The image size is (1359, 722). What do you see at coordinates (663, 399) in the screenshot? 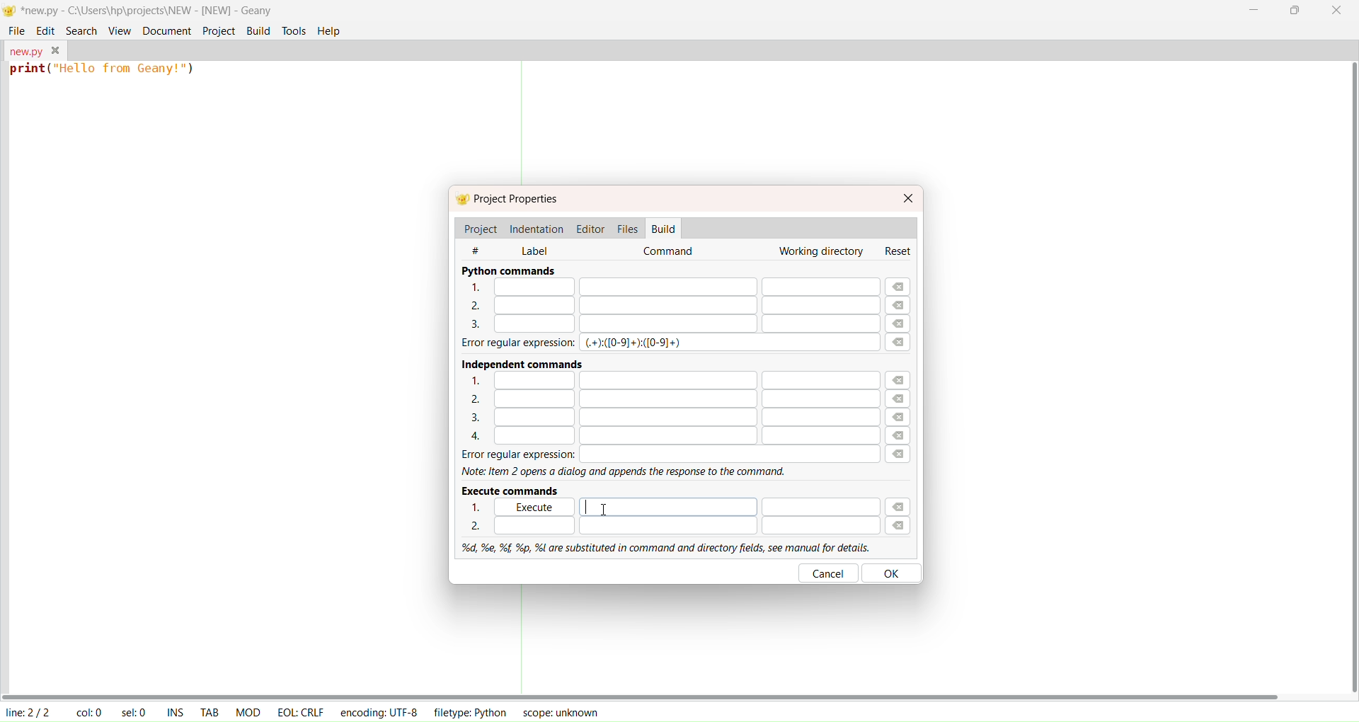
I see `2.` at bounding box center [663, 399].